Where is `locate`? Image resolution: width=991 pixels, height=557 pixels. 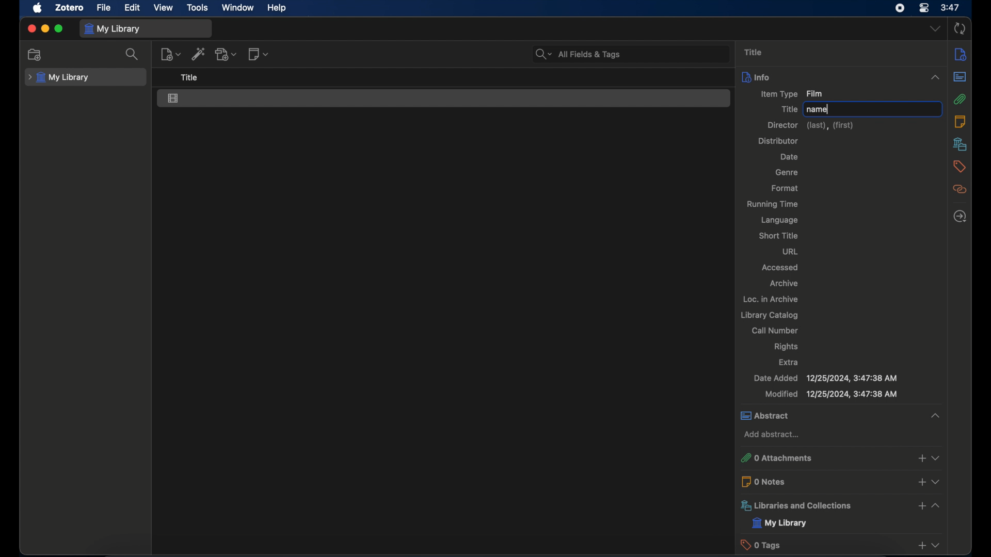 locate is located at coordinates (961, 217).